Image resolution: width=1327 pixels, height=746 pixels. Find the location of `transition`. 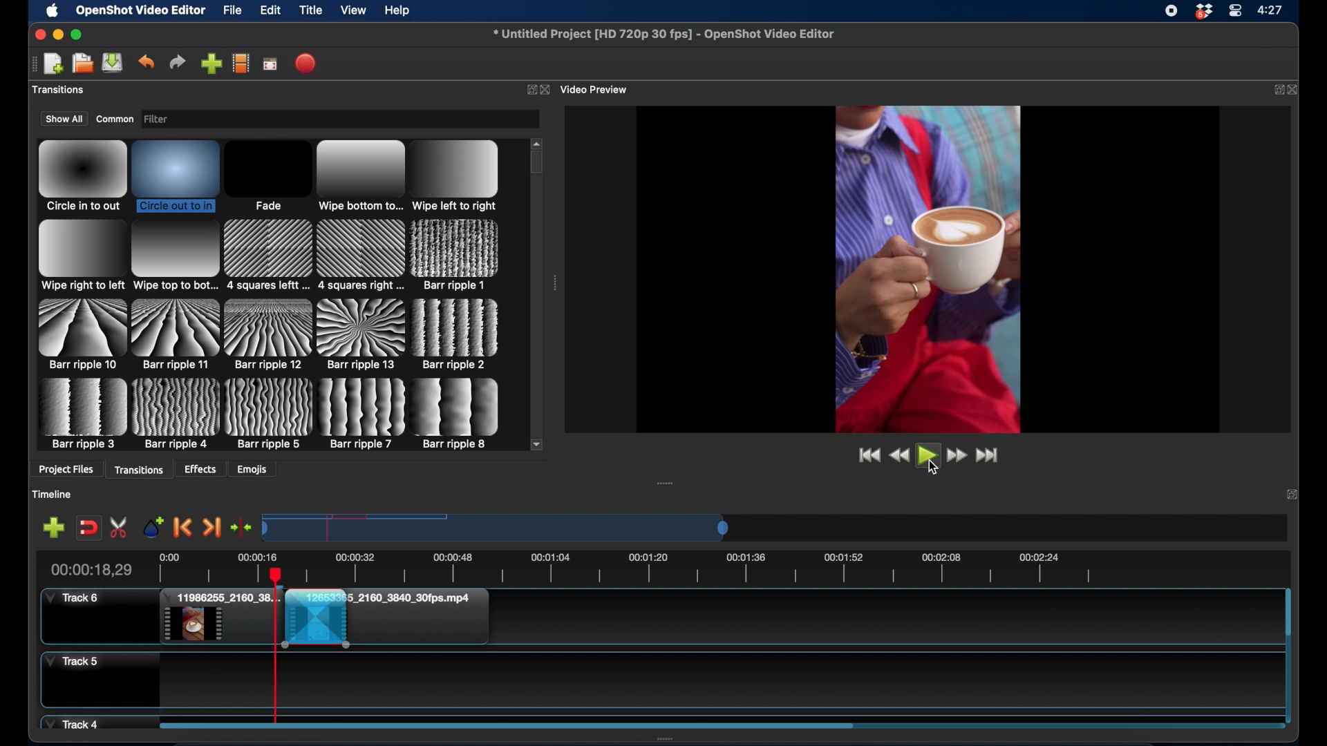

transition is located at coordinates (268, 335).